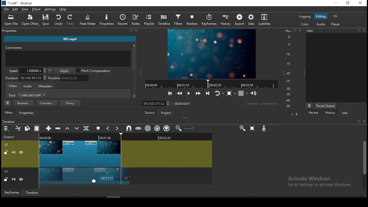 The image size is (368, 207). Describe the element at coordinates (321, 16) in the screenshot. I see `editing` at that location.